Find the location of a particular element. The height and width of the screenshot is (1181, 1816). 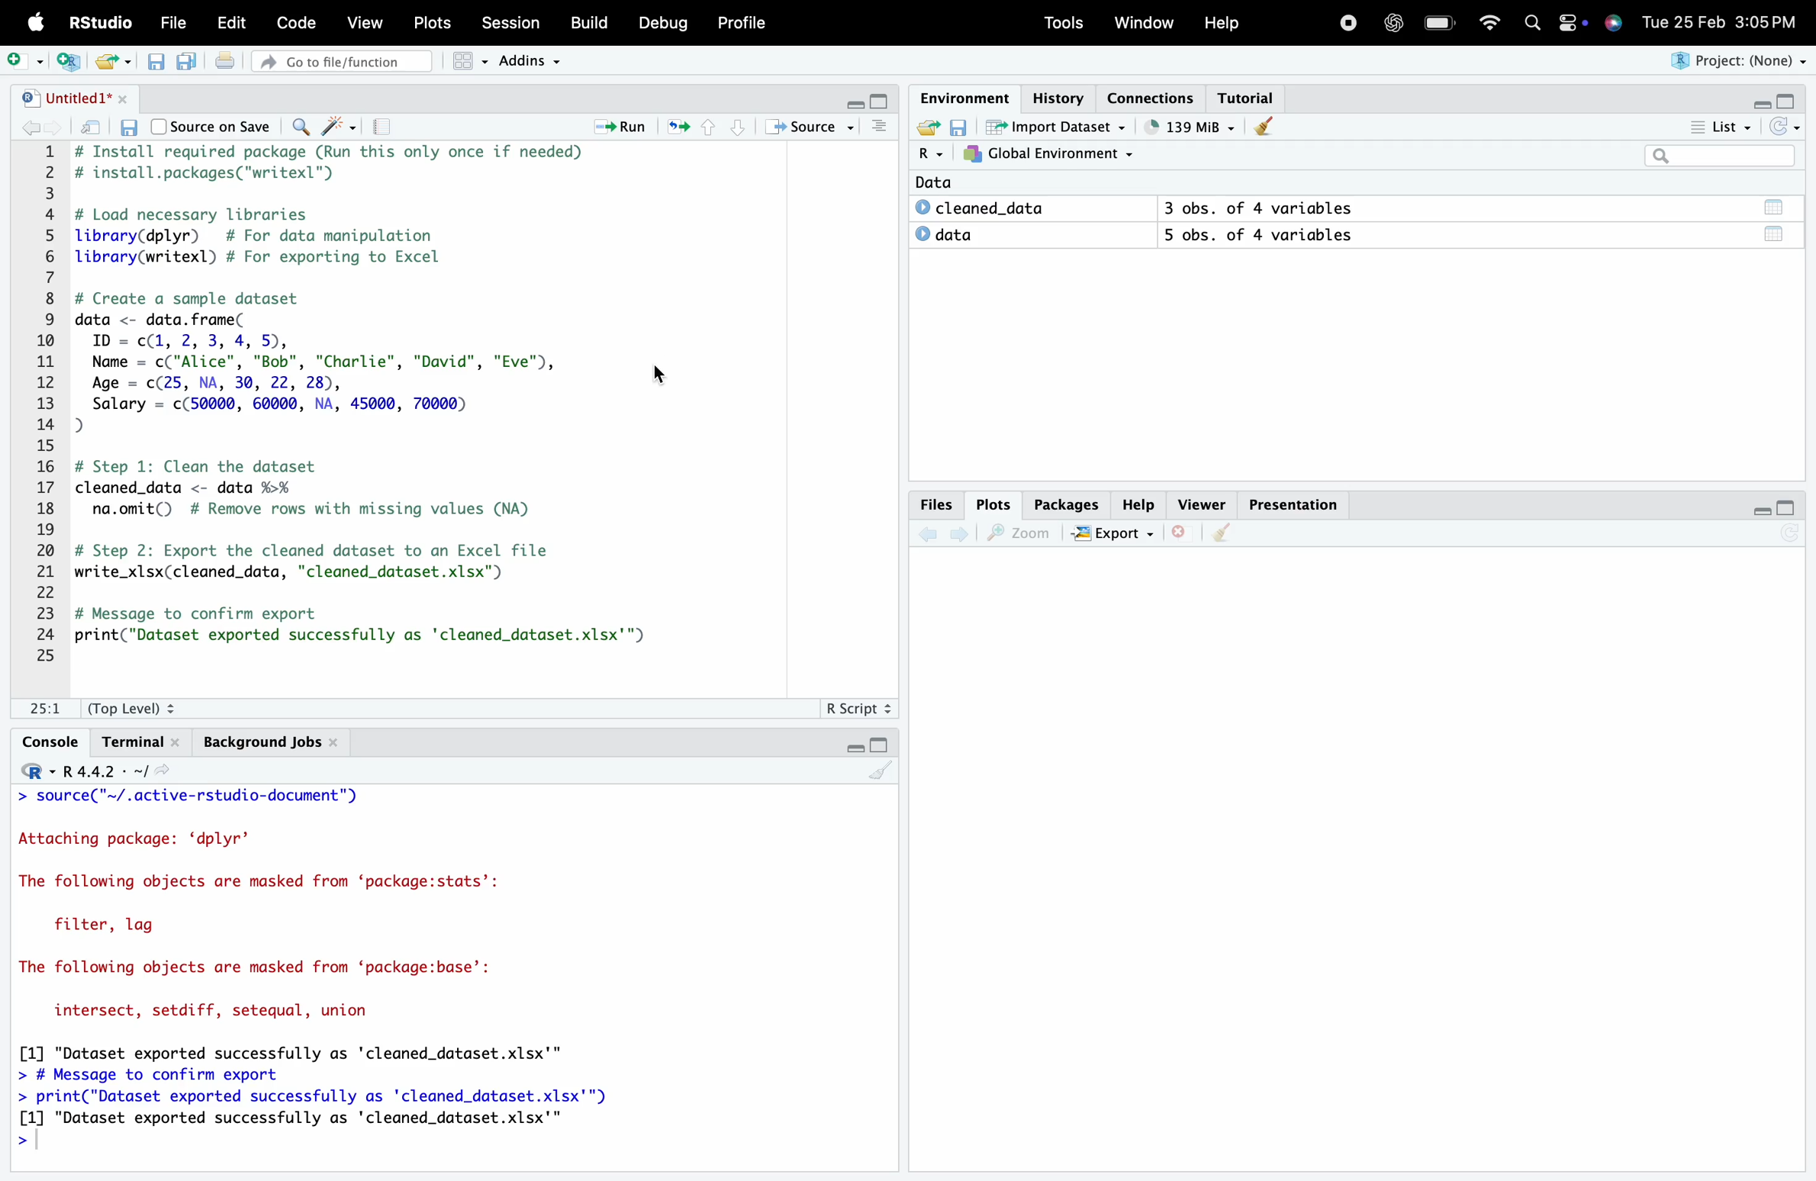

List is located at coordinates (1722, 127).